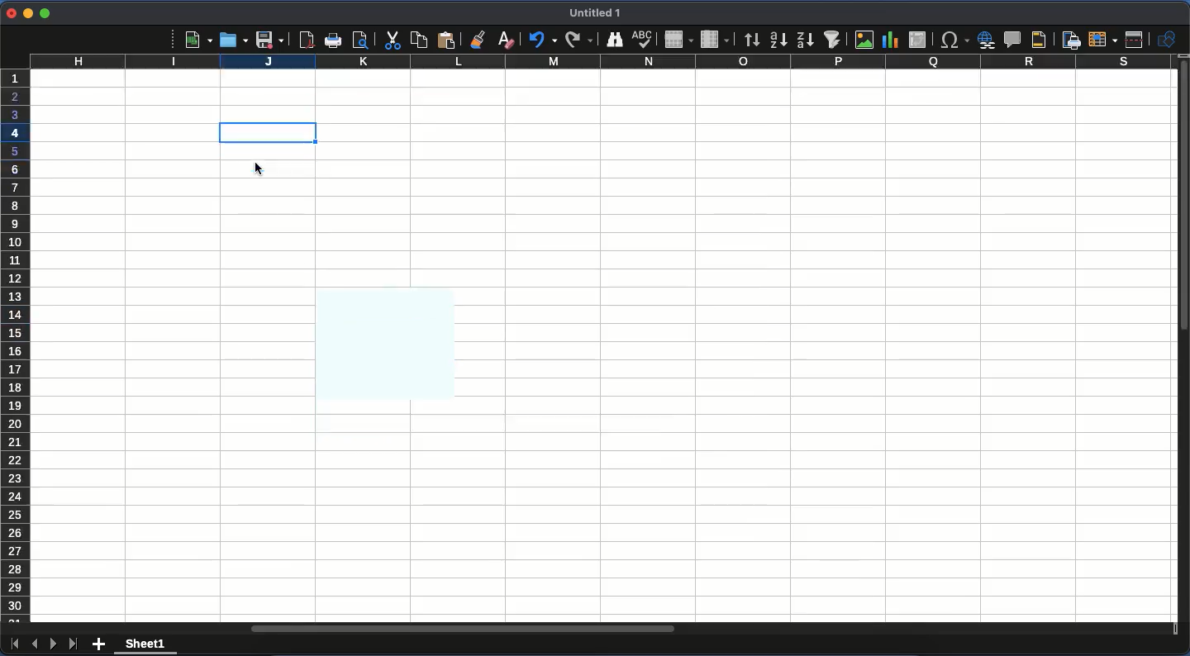 This screenshot has width=1190, height=656. I want to click on chart, so click(893, 40).